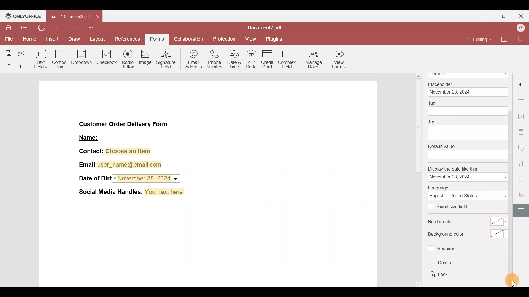  Describe the element at coordinates (522, 117) in the screenshot. I see `Image settings` at that location.